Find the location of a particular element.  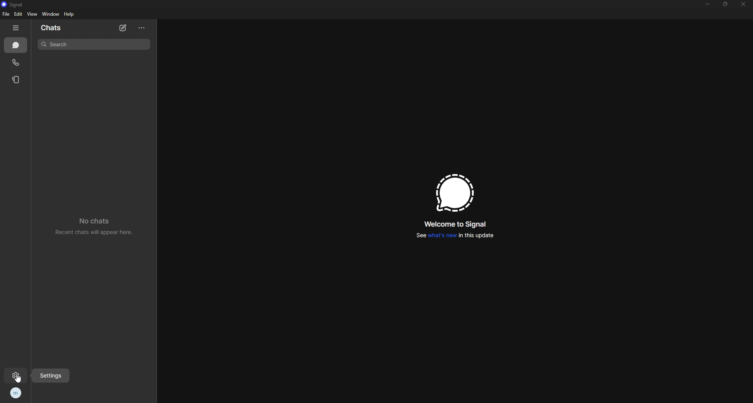

new chat is located at coordinates (124, 29).